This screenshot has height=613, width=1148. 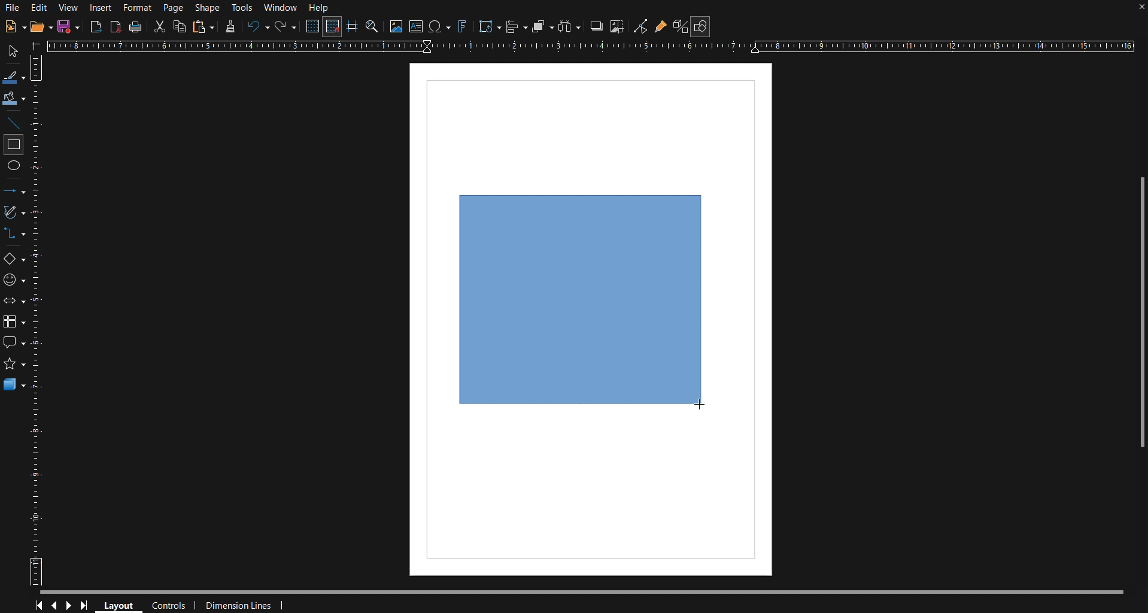 I want to click on Horizontal Ruler, so click(x=589, y=45).